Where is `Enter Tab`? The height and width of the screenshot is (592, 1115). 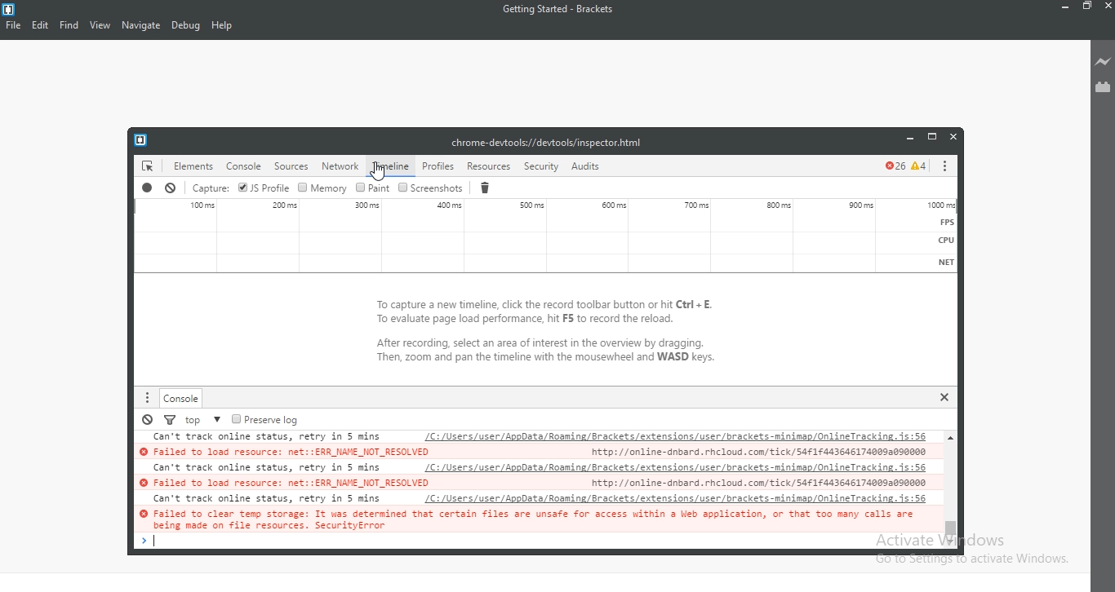
Enter Tab is located at coordinates (536, 540).